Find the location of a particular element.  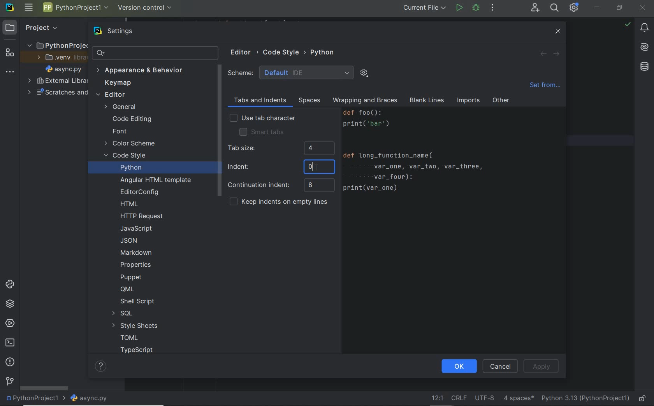

make file ready only is located at coordinates (643, 399).